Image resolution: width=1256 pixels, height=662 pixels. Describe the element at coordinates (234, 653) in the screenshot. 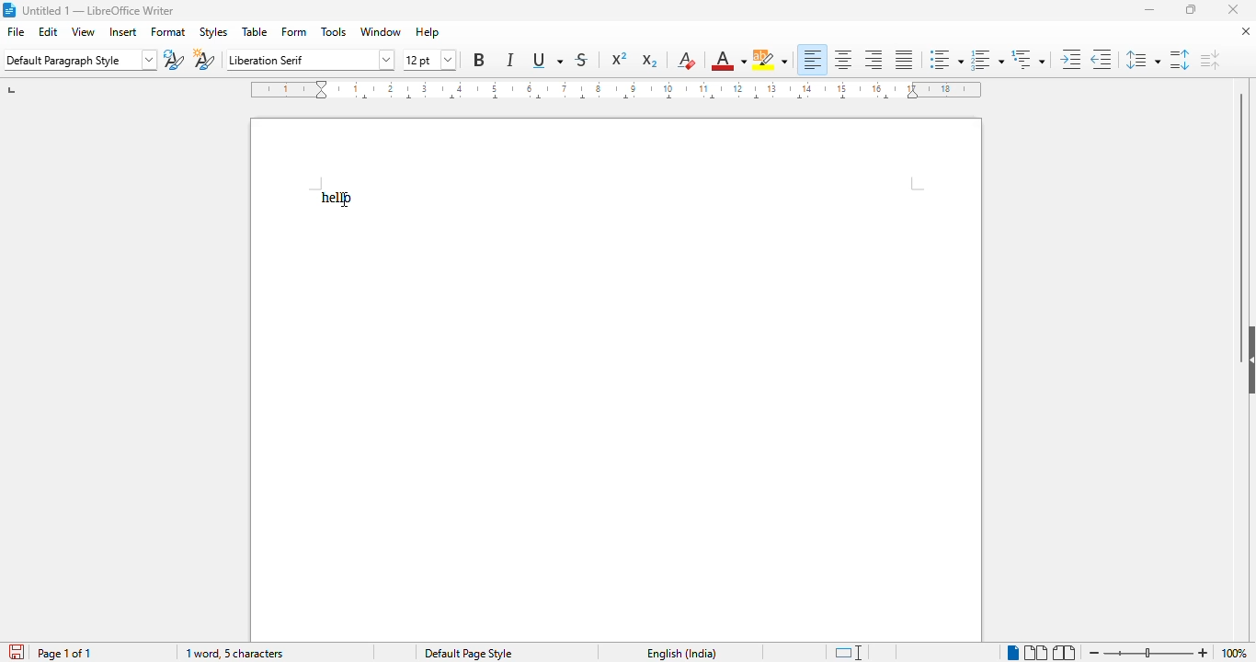

I see `1 word, 5 characters` at that location.